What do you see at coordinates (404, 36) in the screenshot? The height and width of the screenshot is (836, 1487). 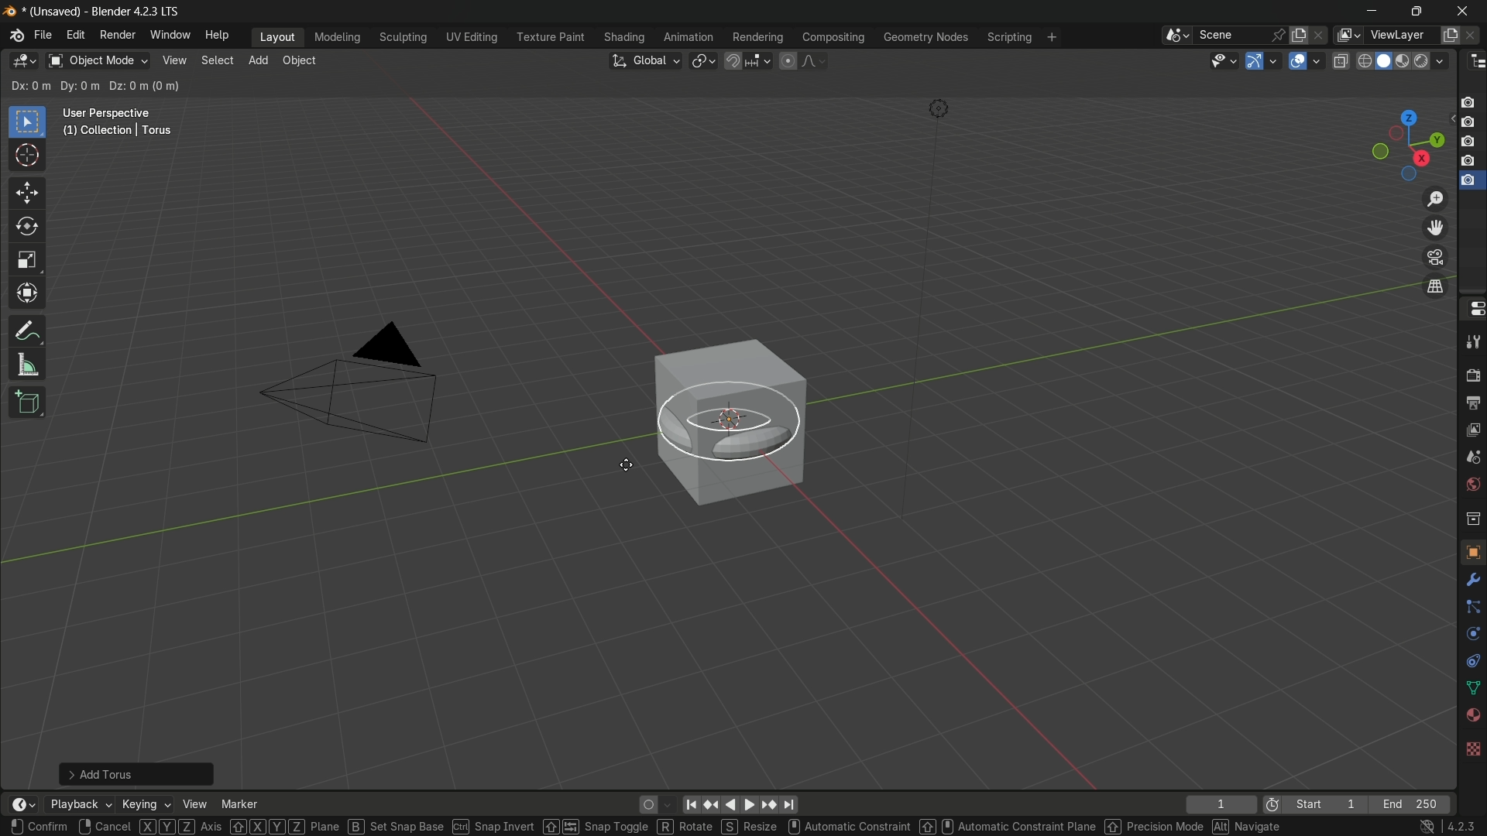 I see `sculpting` at bounding box center [404, 36].